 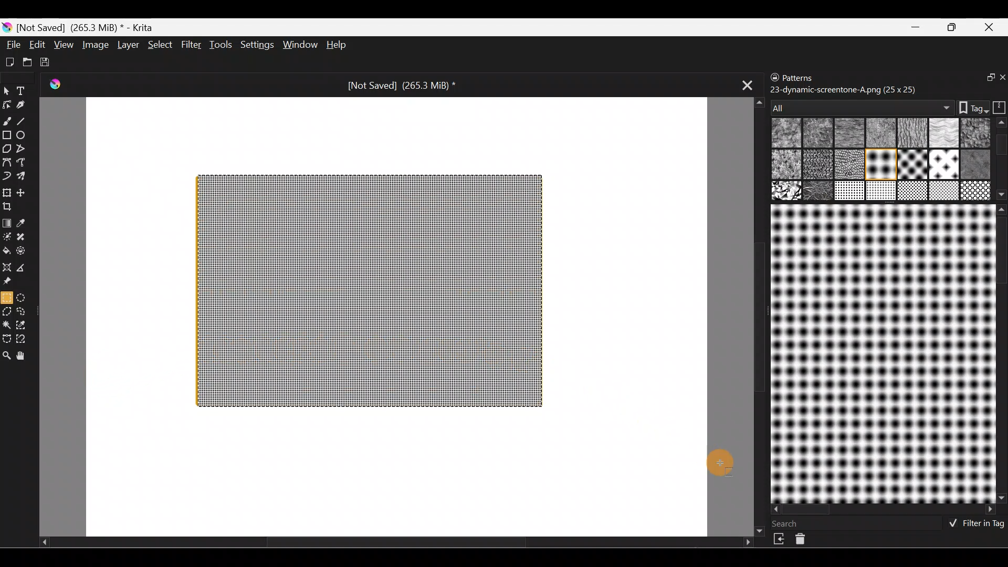 I want to click on Texture applied to rectangle, so click(x=370, y=290).